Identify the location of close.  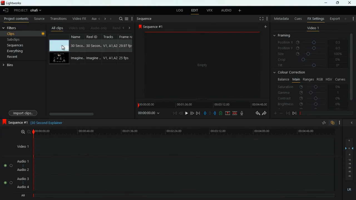
(350, 3).